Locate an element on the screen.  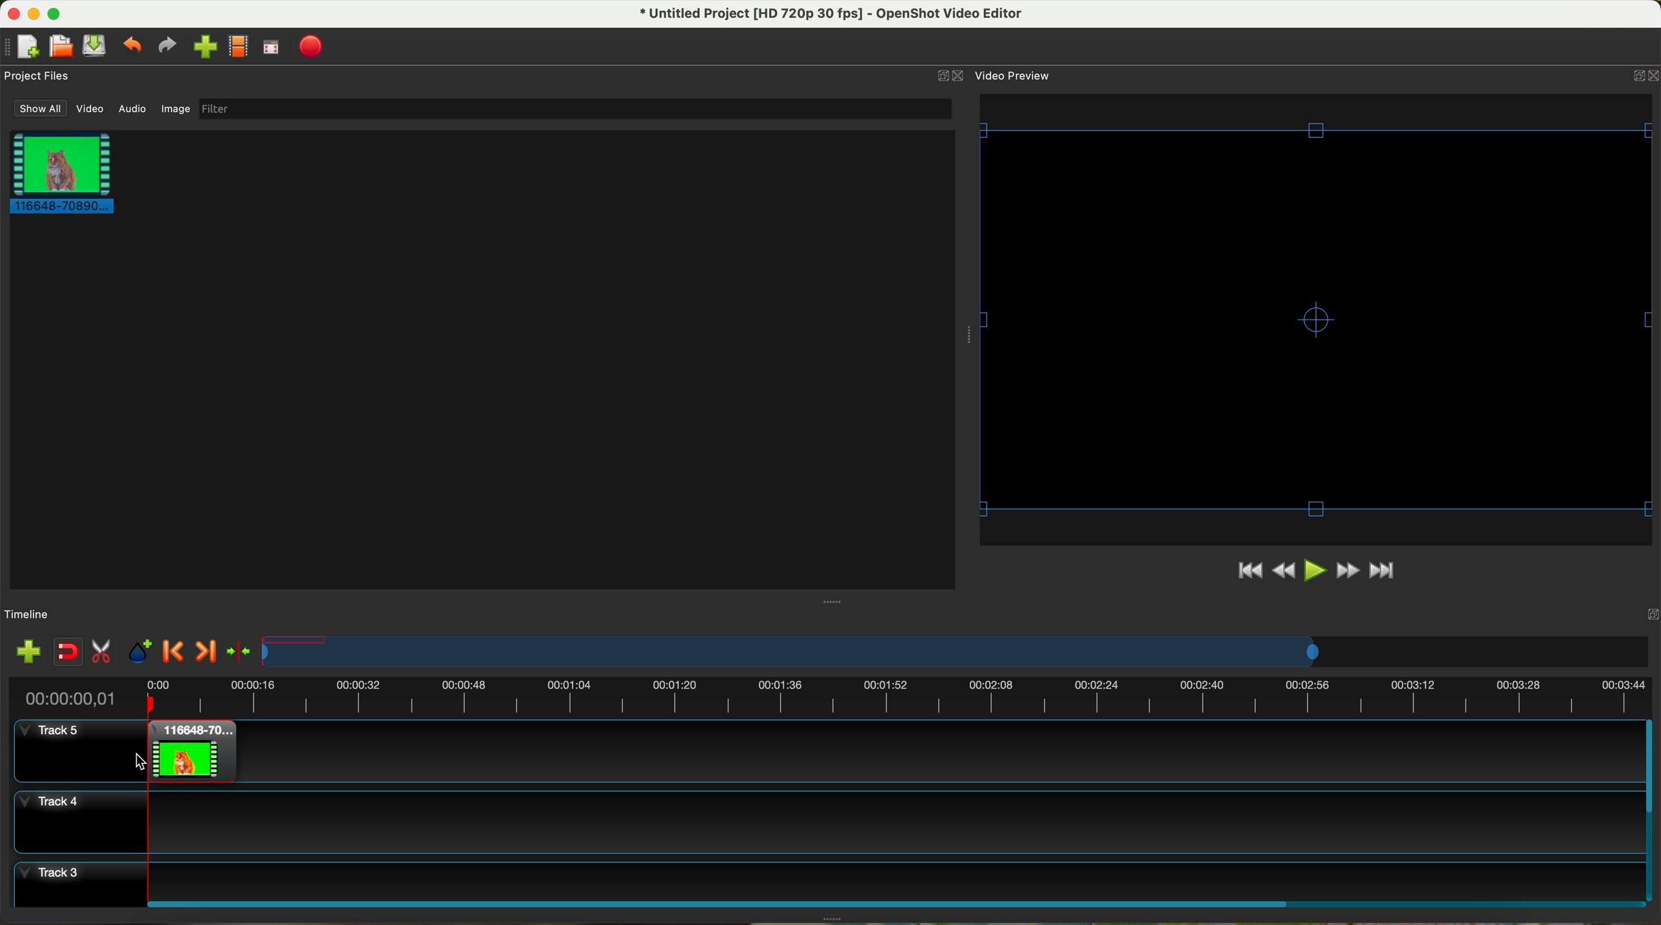
timeline is located at coordinates (957, 652).